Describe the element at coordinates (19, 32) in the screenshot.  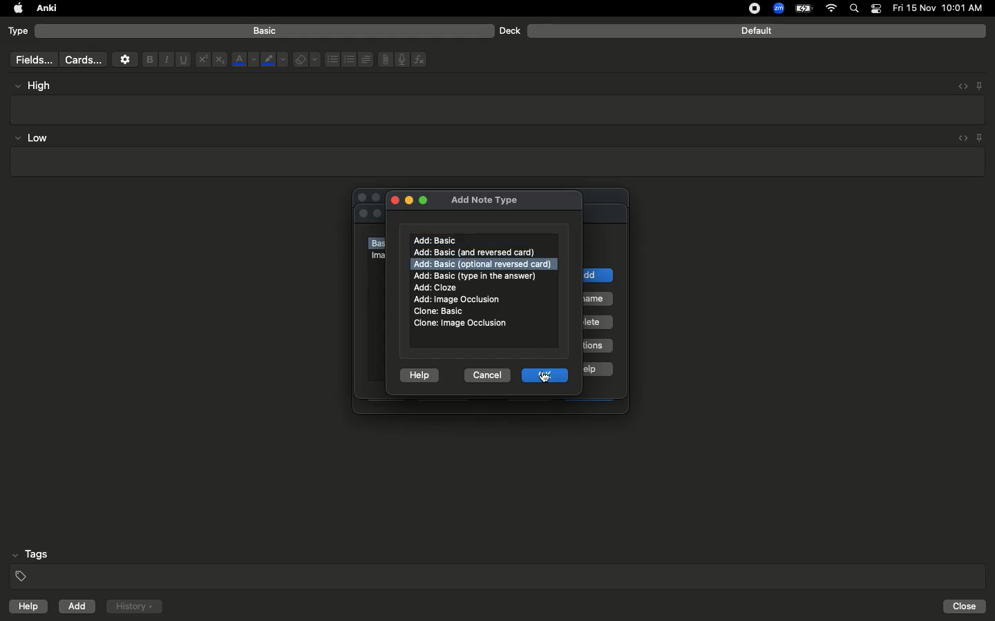
I see `Type` at that location.